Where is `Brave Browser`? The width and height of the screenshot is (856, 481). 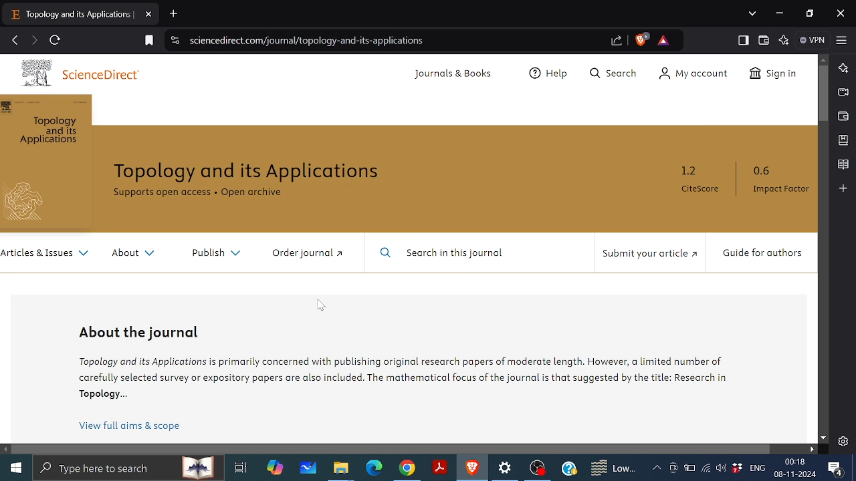 Brave Browser is located at coordinates (472, 468).